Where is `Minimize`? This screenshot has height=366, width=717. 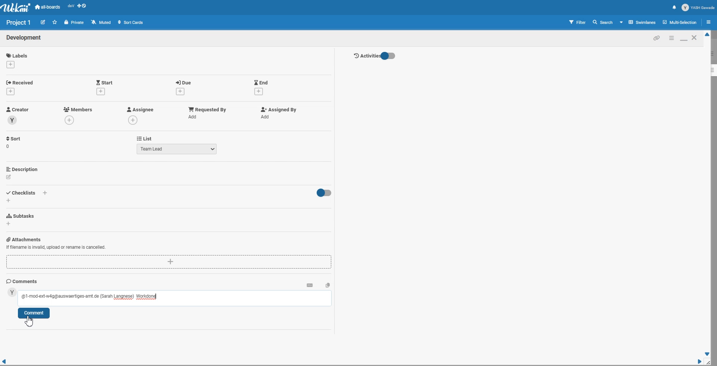
Minimize is located at coordinates (671, 38).